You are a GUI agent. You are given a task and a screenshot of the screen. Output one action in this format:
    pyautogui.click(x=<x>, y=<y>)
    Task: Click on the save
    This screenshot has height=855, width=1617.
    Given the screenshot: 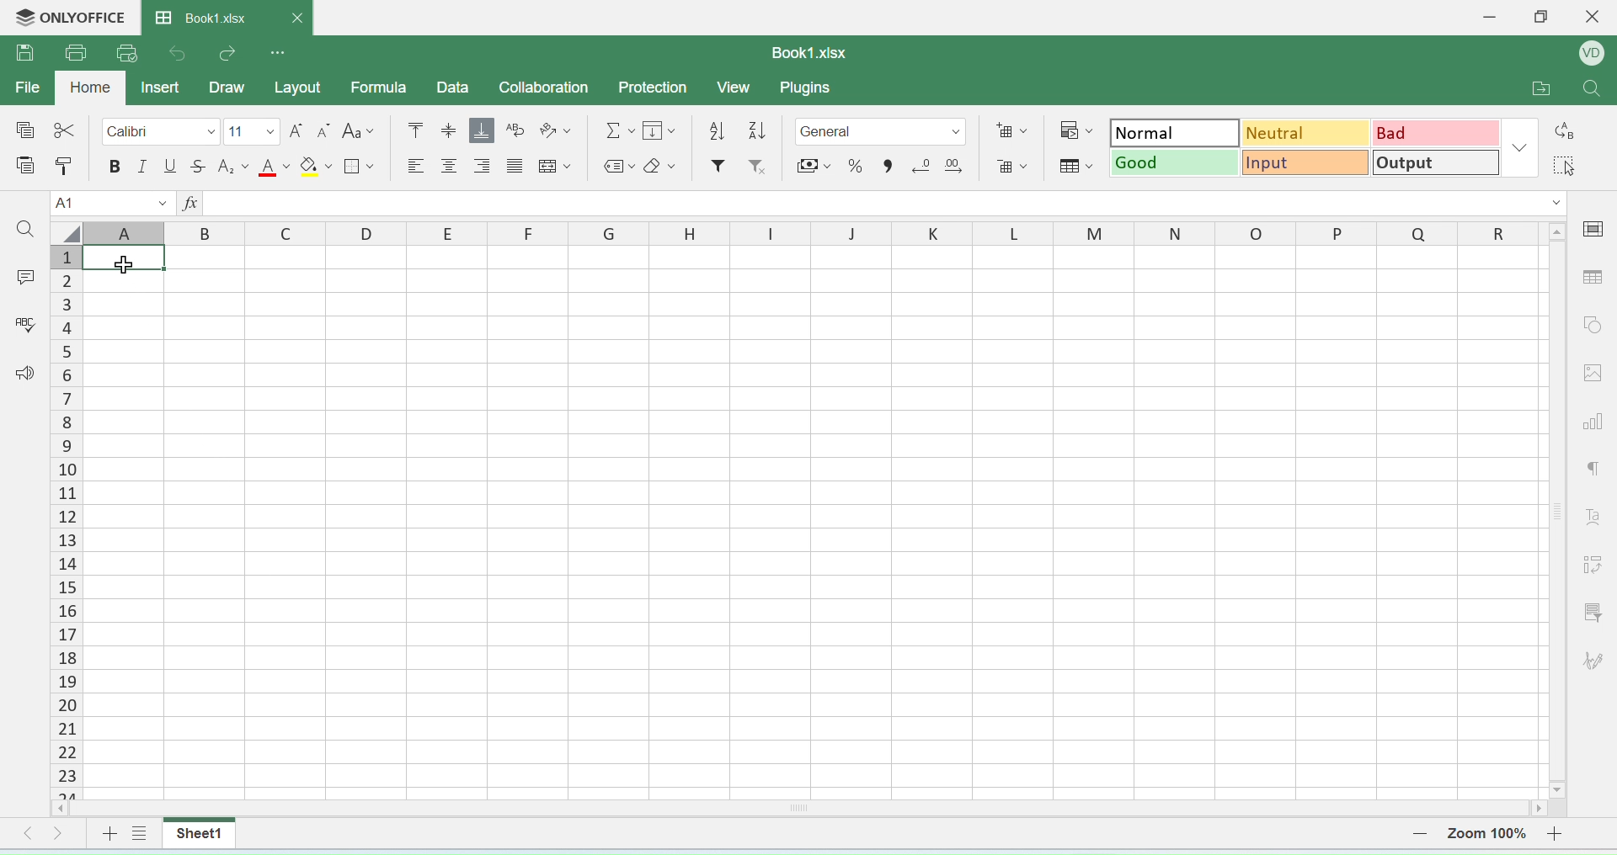 What is the action you would take?
    pyautogui.click(x=28, y=53)
    